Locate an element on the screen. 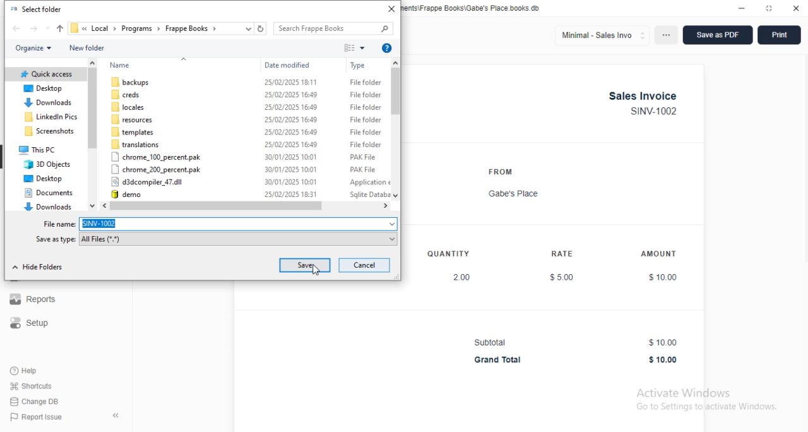  drop down is located at coordinates (159, 28).